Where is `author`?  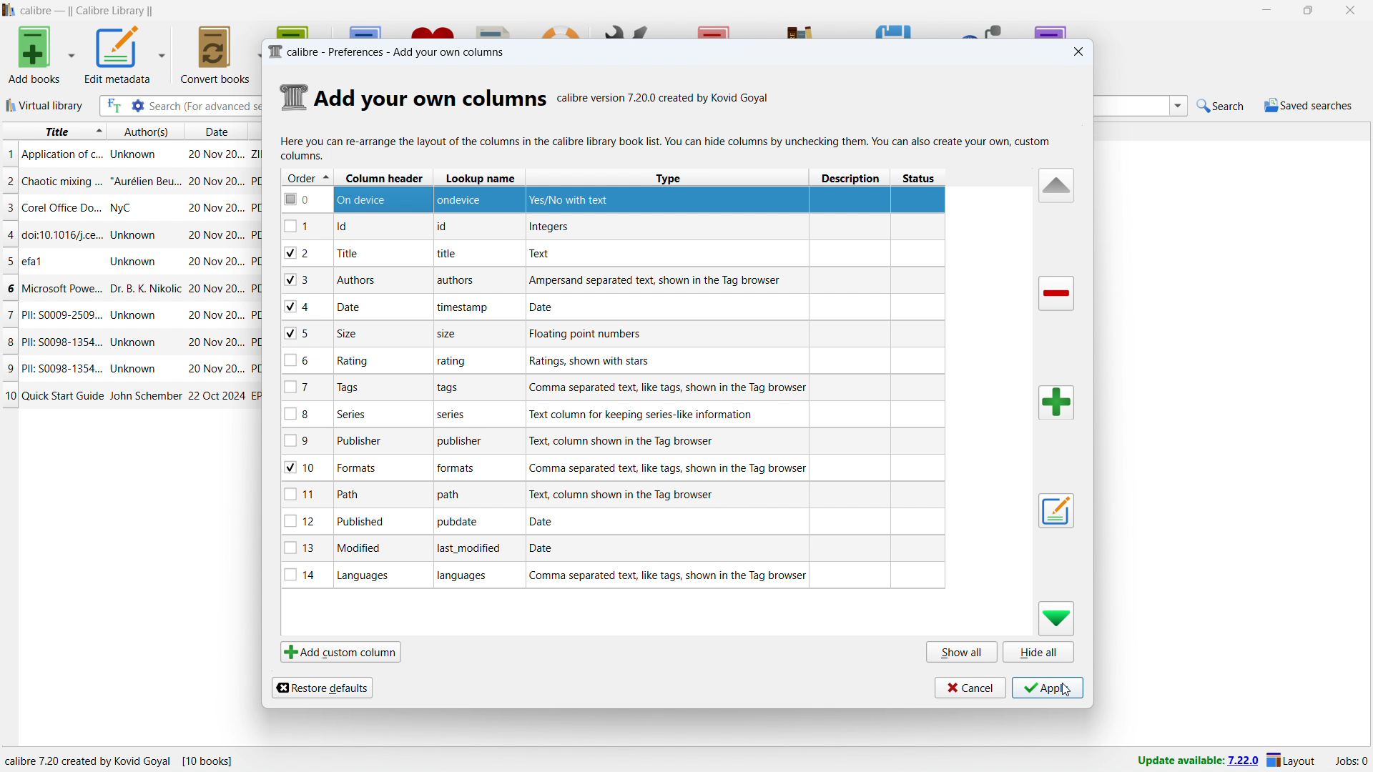 author is located at coordinates (134, 368).